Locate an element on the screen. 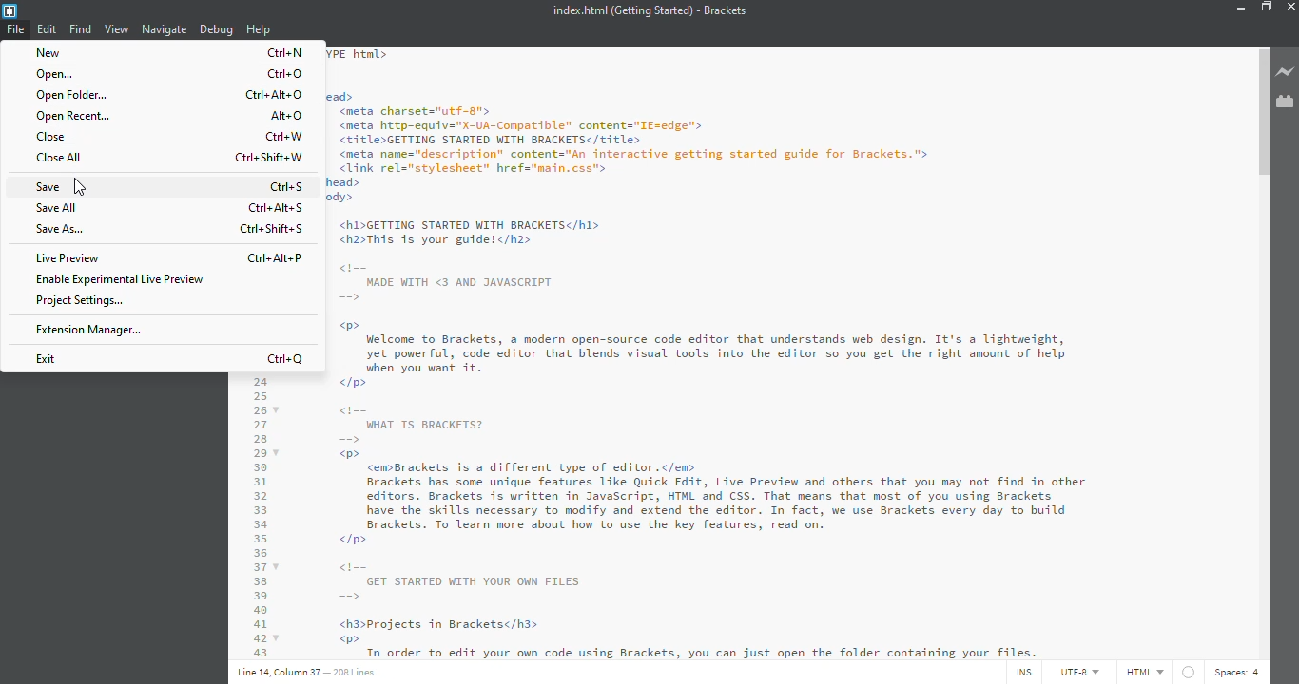  spaces: 4 is located at coordinates (1236, 672).